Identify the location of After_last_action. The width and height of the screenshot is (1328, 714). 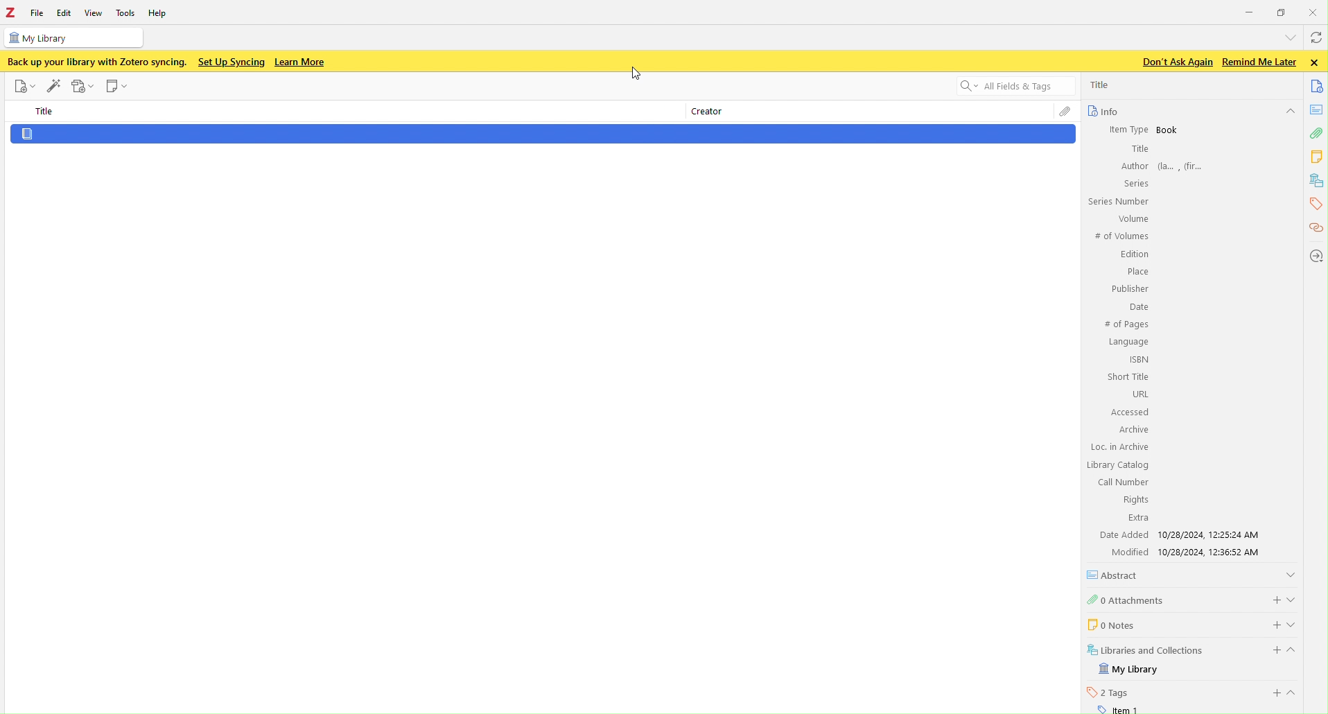
(539, 146).